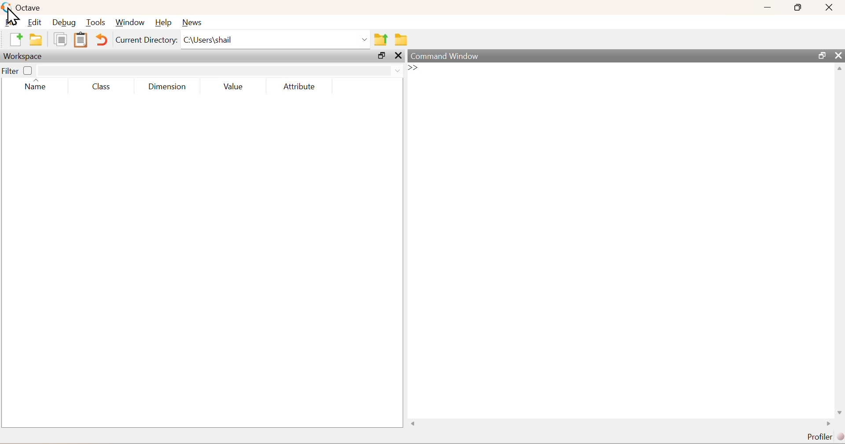 The width and height of the screenshot is (845, 444). Describe the element at coordinates (13, 17) in the screenshot. I see `cursor` at that location.